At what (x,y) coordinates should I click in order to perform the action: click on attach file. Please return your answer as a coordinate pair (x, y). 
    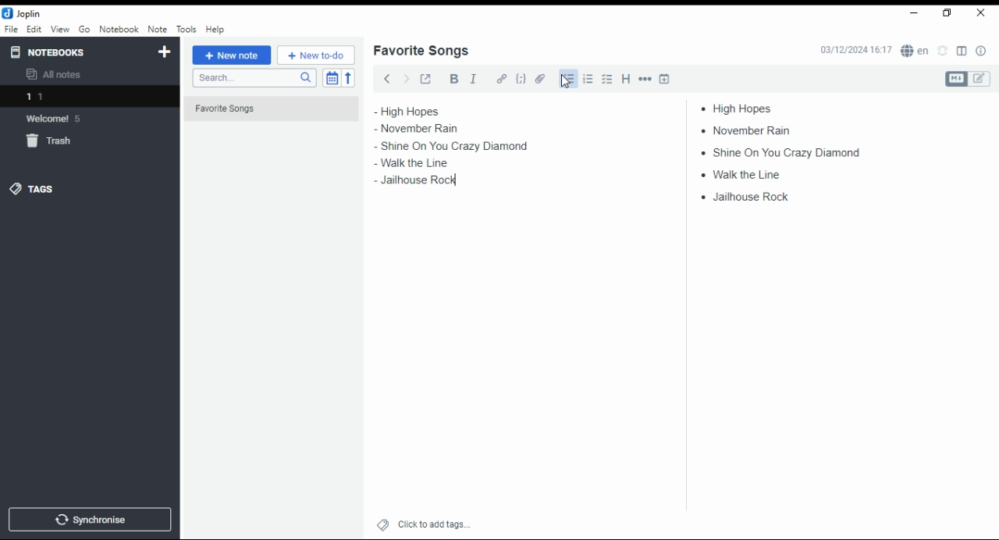
    Looking at the image, I should click on (541, 78).